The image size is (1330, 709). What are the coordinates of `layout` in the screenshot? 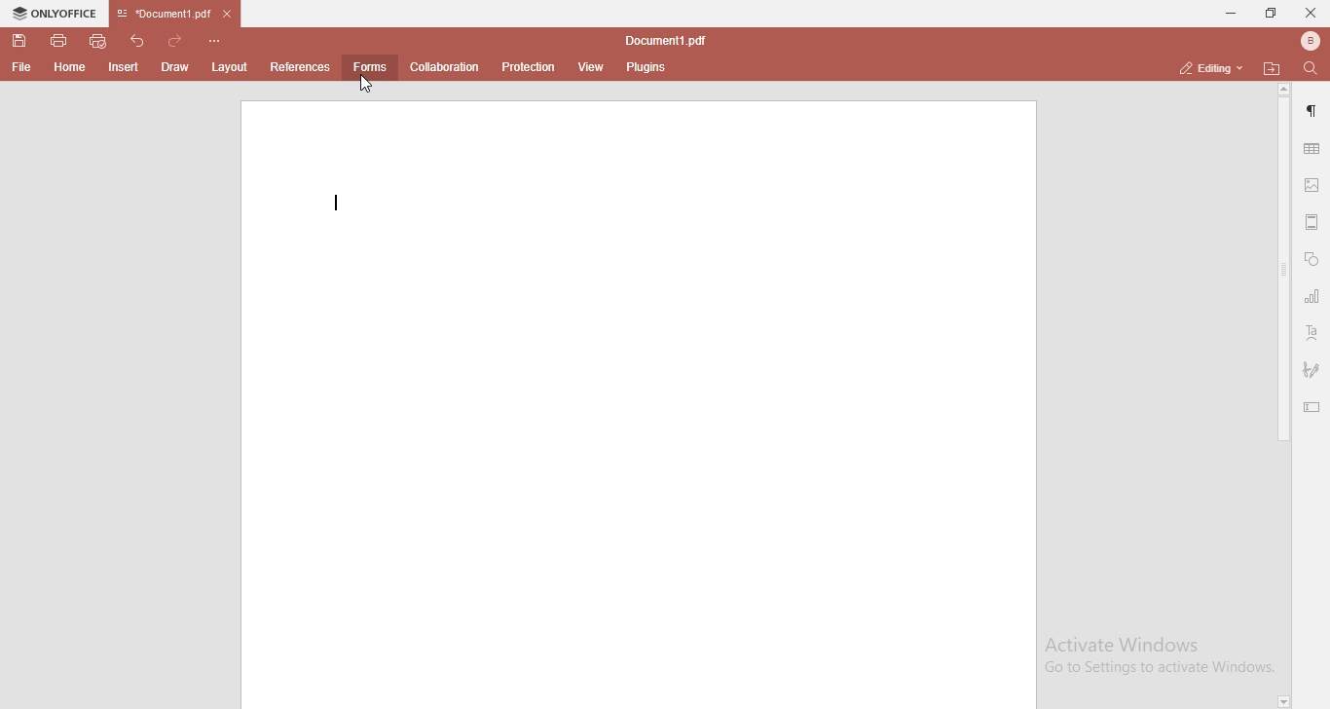 It's located at (233, 67).